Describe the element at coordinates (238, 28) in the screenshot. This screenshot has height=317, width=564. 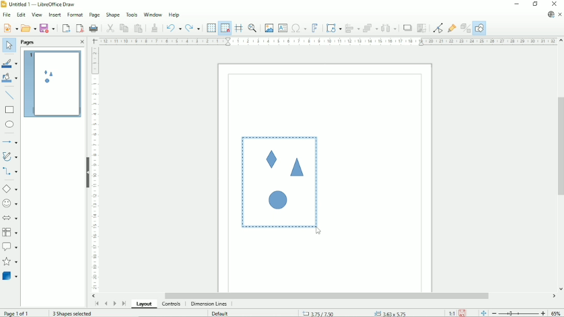
I see `Helplines while moving` at that location.